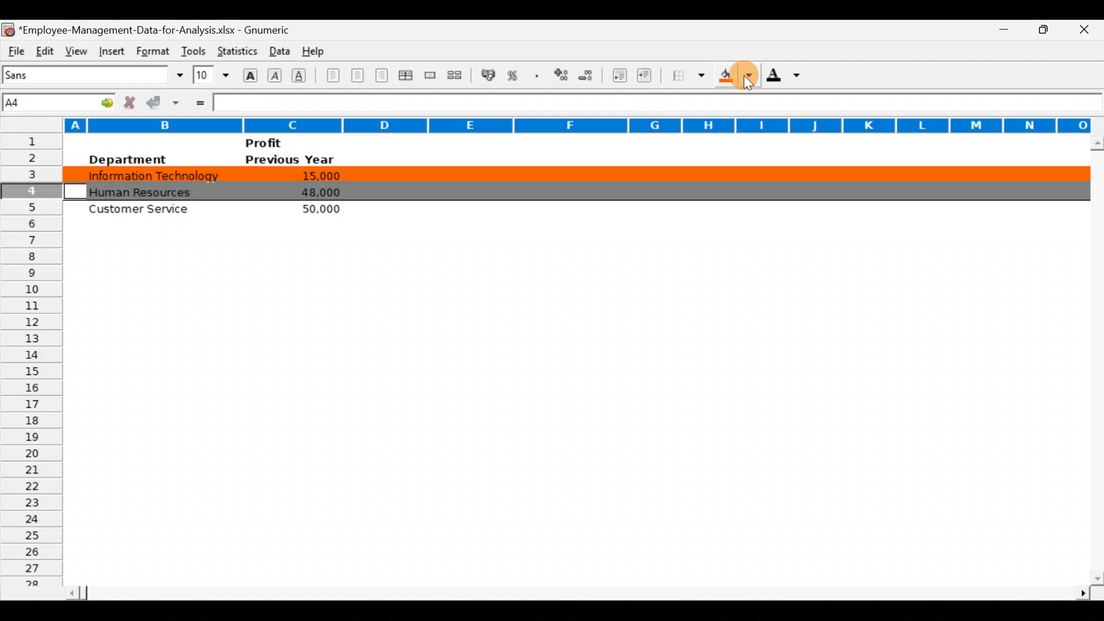 The width and height of the screenshot is (1104, 621). What do you see at coordinates (689, 75) in the screenshot?
I see `Borders` at bounding box center [689, 75].